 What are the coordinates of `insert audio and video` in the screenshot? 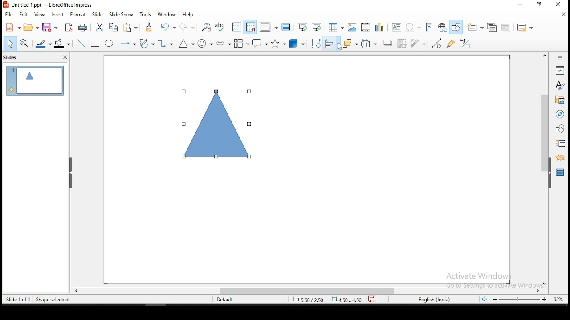 It's located at (366, 26).